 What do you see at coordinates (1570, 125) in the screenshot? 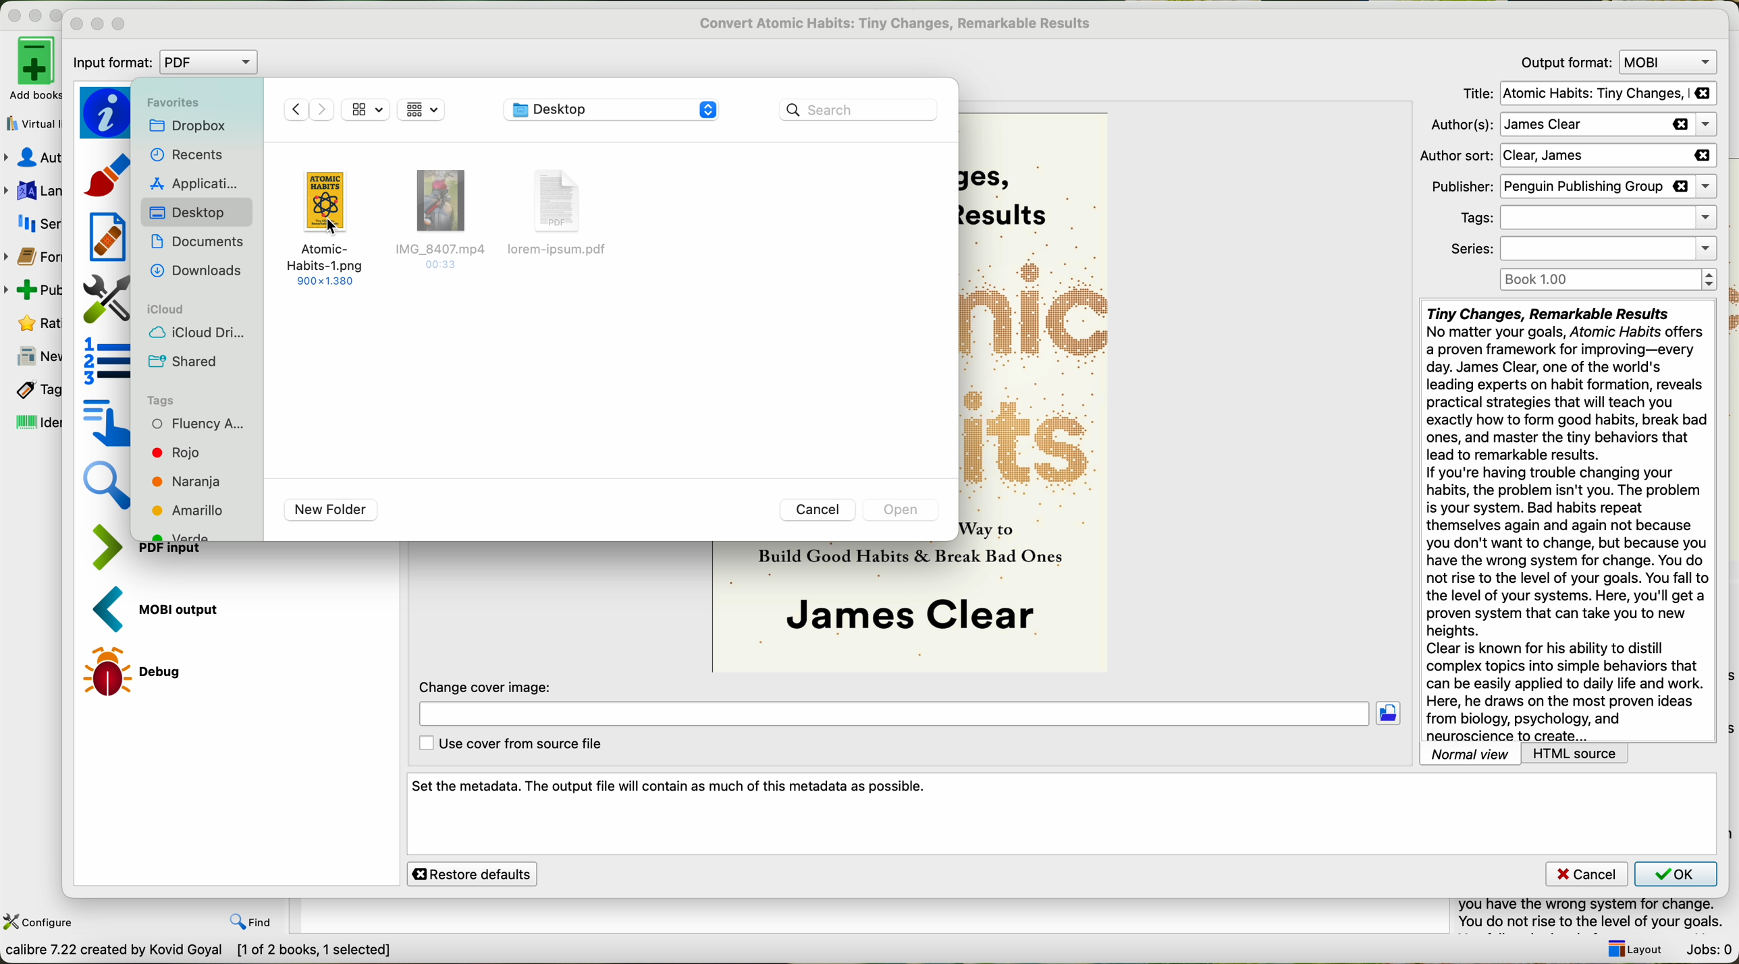
I see `authors` at bounding box center [1570, 125].